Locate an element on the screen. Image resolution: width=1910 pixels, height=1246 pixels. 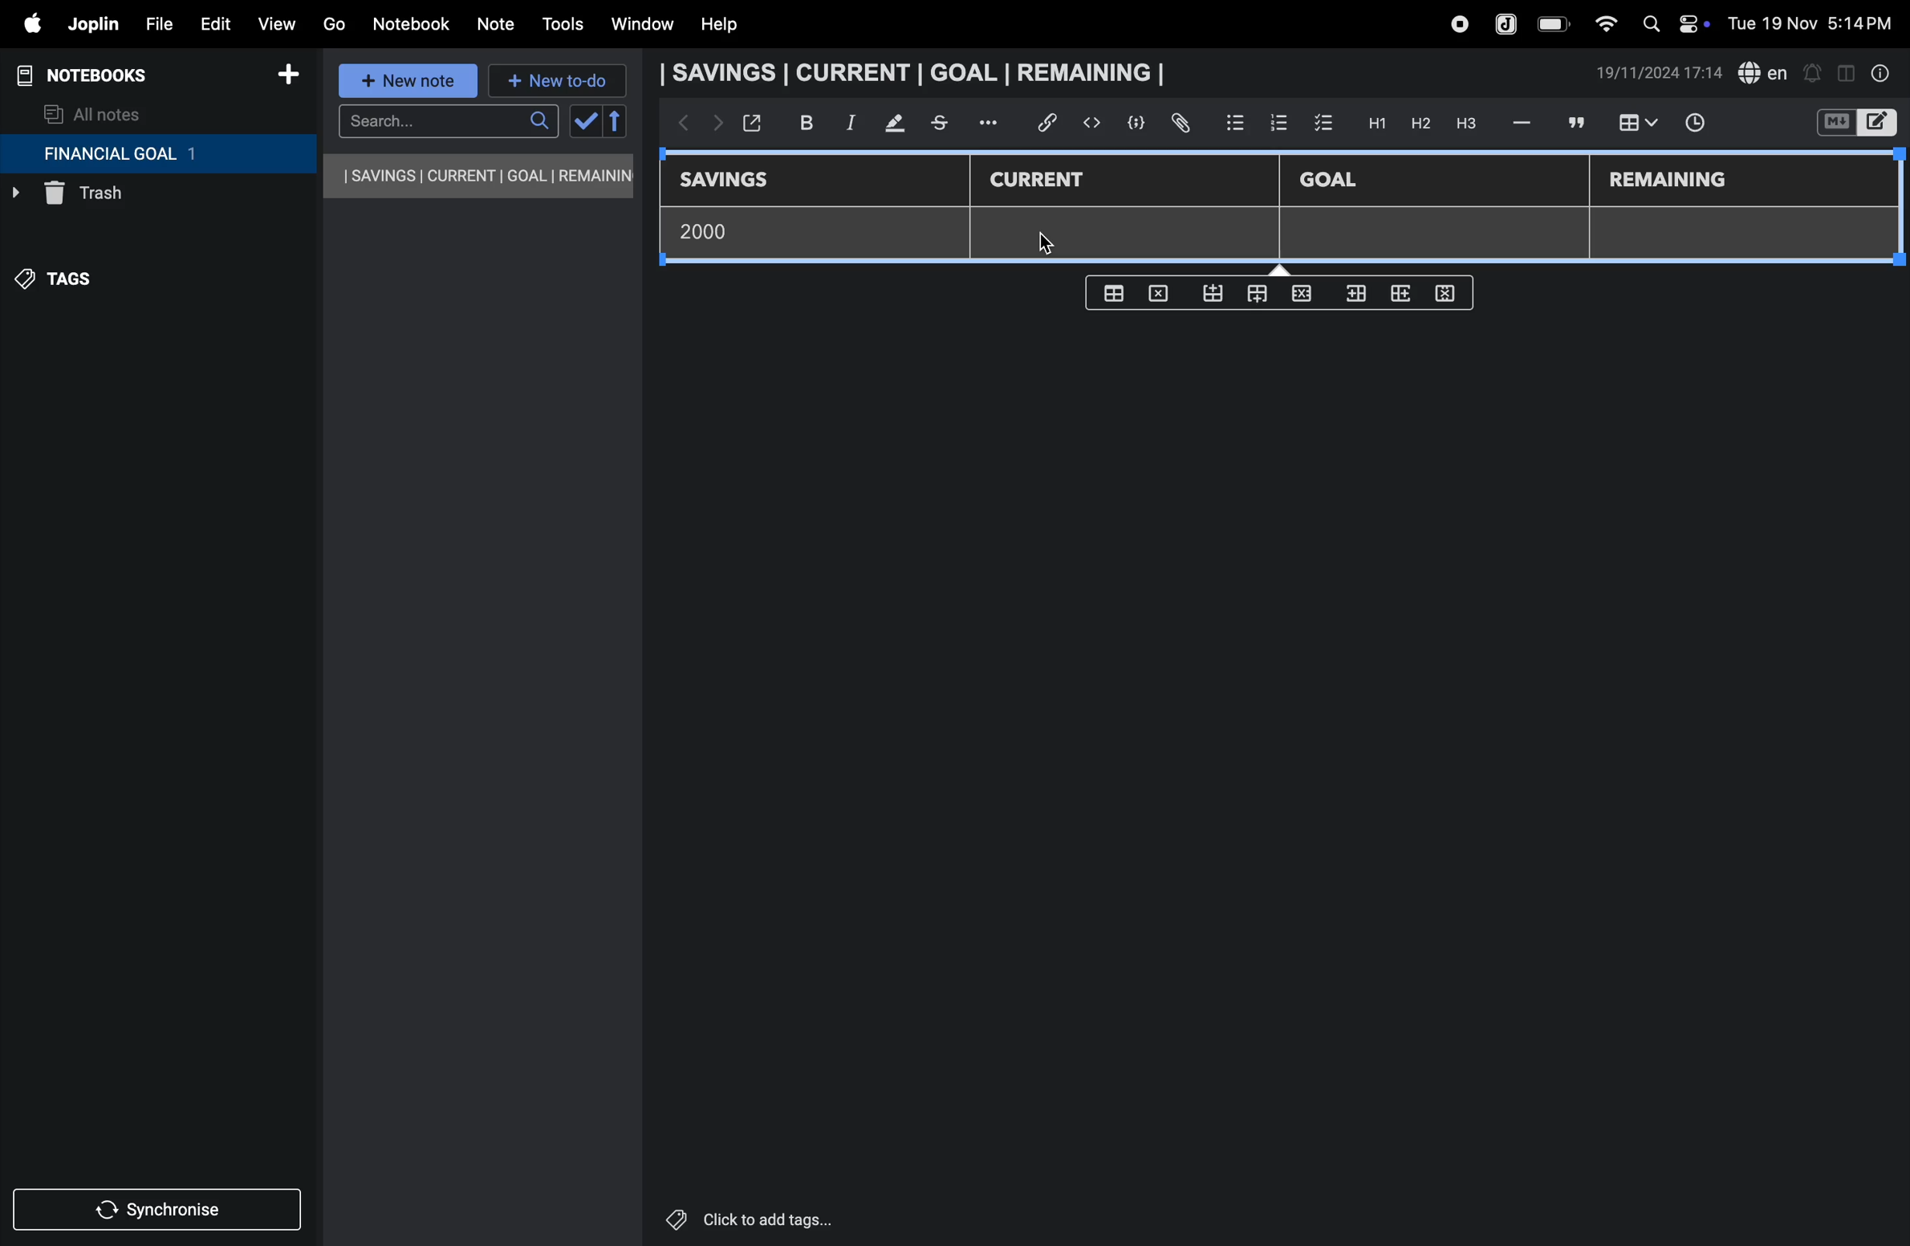
from top is located at coordinates (1254, 295).